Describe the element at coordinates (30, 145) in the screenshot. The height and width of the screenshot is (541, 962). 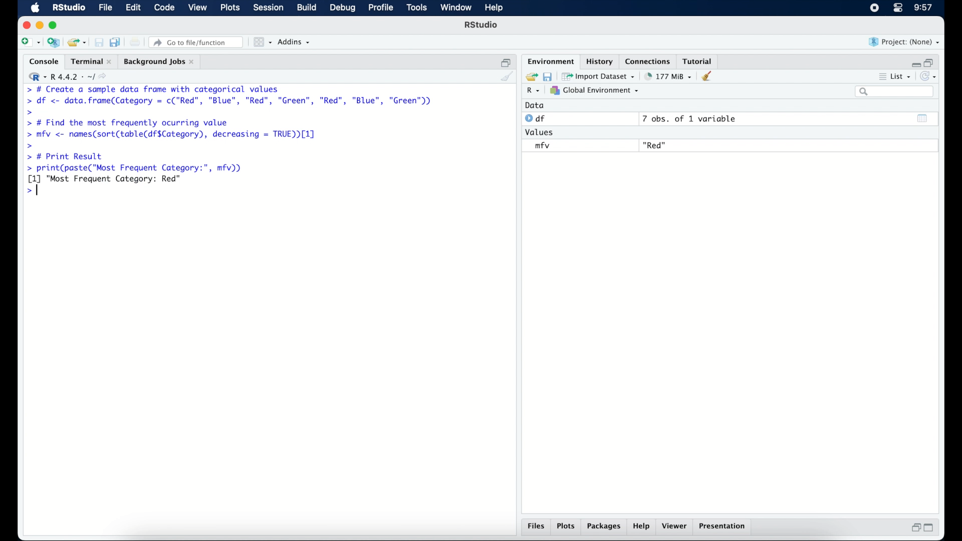
I see `command prompt` at that location.